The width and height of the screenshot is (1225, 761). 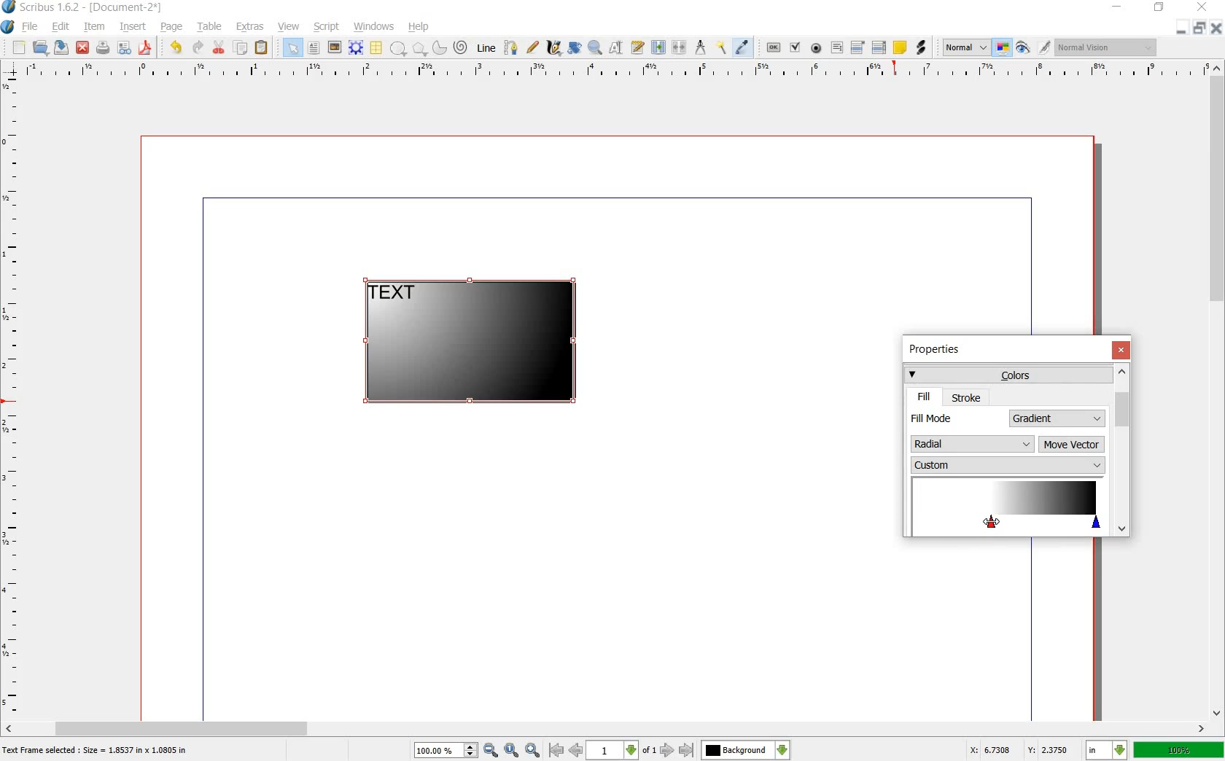 I want to click on cut, so click(x=219, y=48).